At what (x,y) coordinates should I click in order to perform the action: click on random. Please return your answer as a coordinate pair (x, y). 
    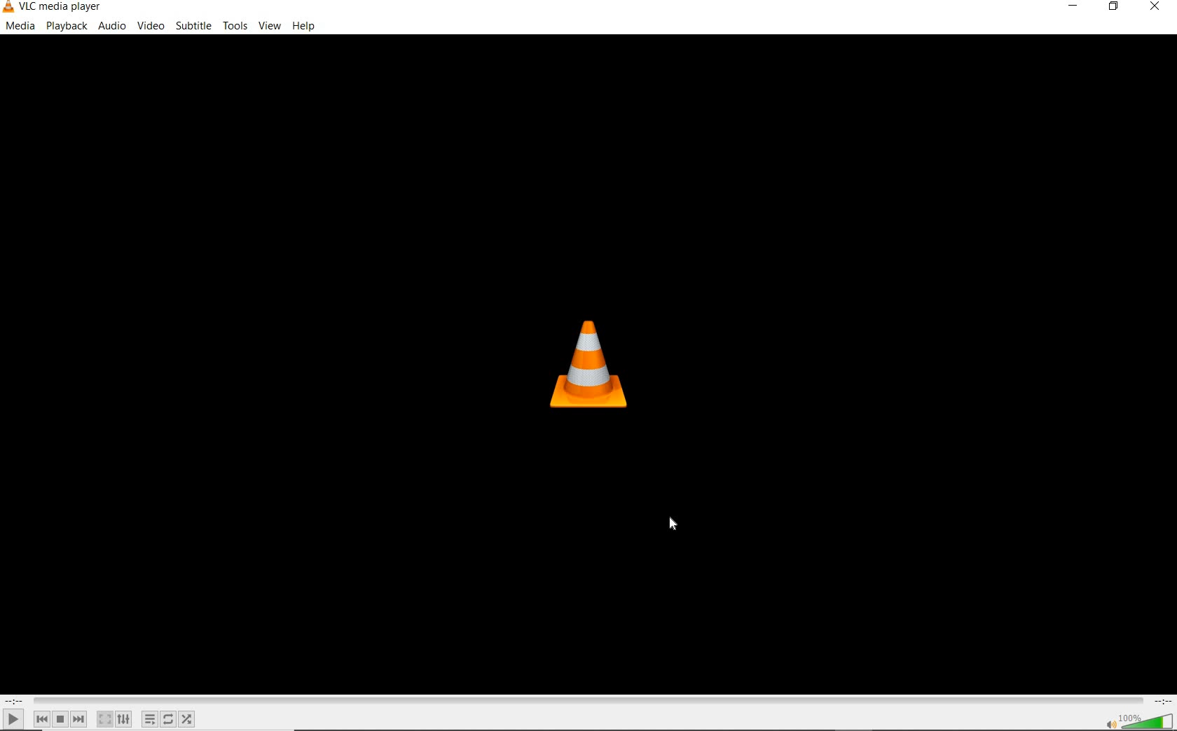
    Looking at the image, I should click on (186, 719).